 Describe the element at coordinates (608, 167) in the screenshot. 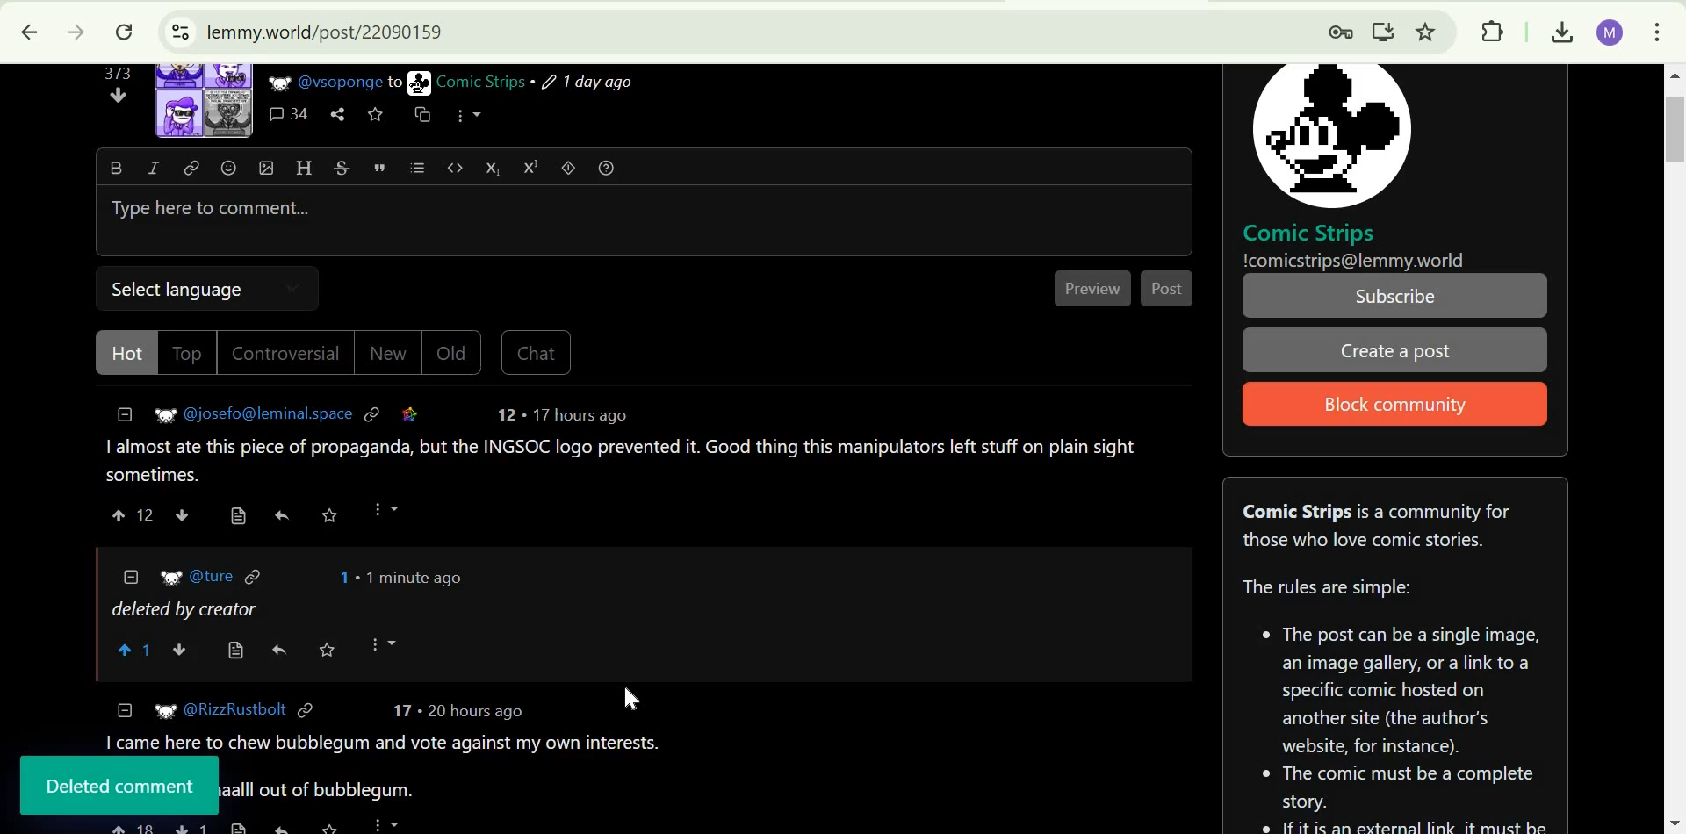

I see `formatting help` at that location.